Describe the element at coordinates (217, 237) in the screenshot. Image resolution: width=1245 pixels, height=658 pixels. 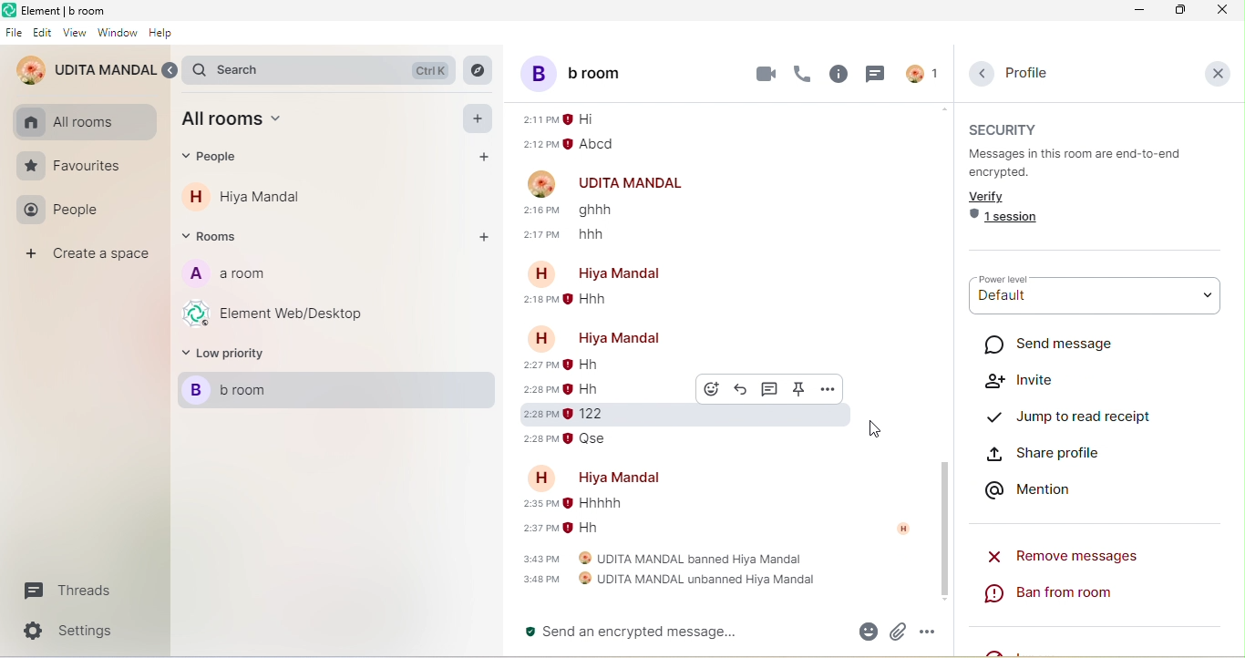
I see `rooms` at that location.